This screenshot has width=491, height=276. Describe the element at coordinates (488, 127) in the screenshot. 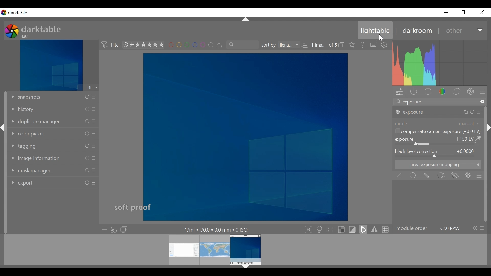

I see `Collapse ` at that location.